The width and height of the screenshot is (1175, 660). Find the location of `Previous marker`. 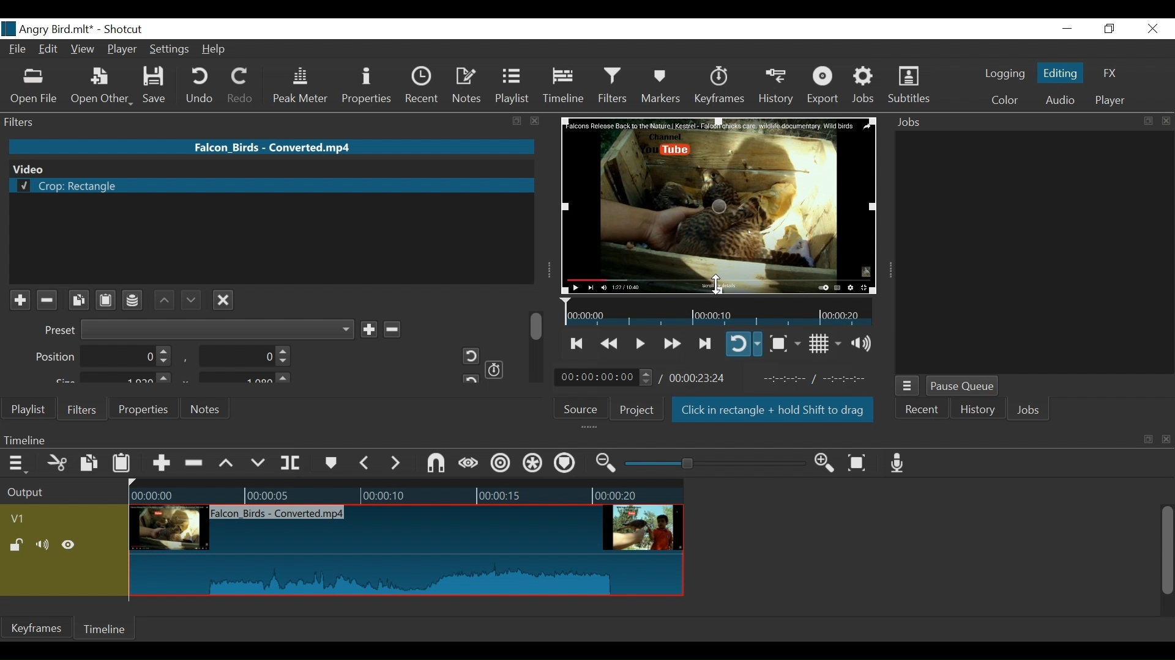

Previous marker is located at coordinates (365, 463).